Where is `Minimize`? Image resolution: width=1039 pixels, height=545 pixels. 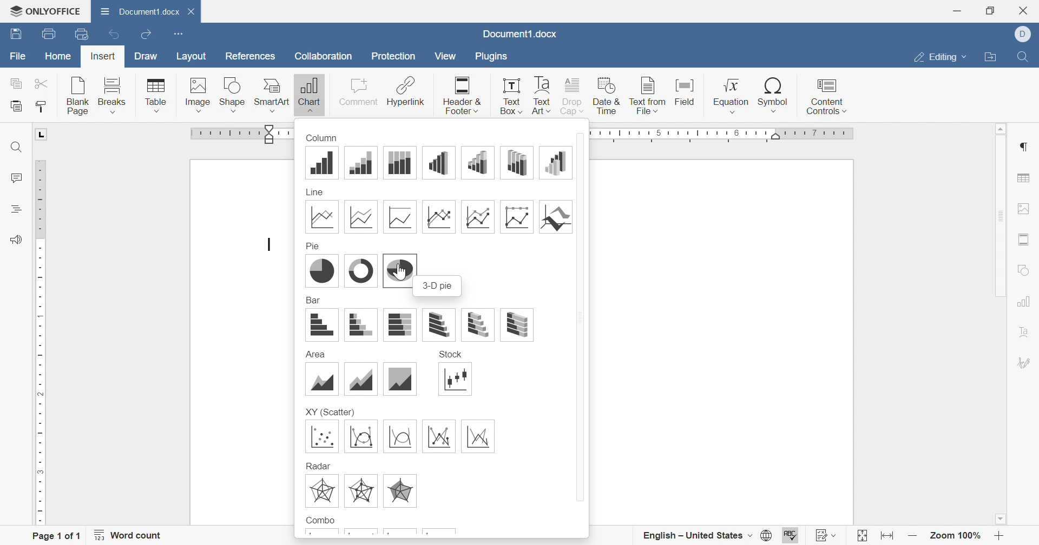
Minimize is located at coordinates (957, 12).